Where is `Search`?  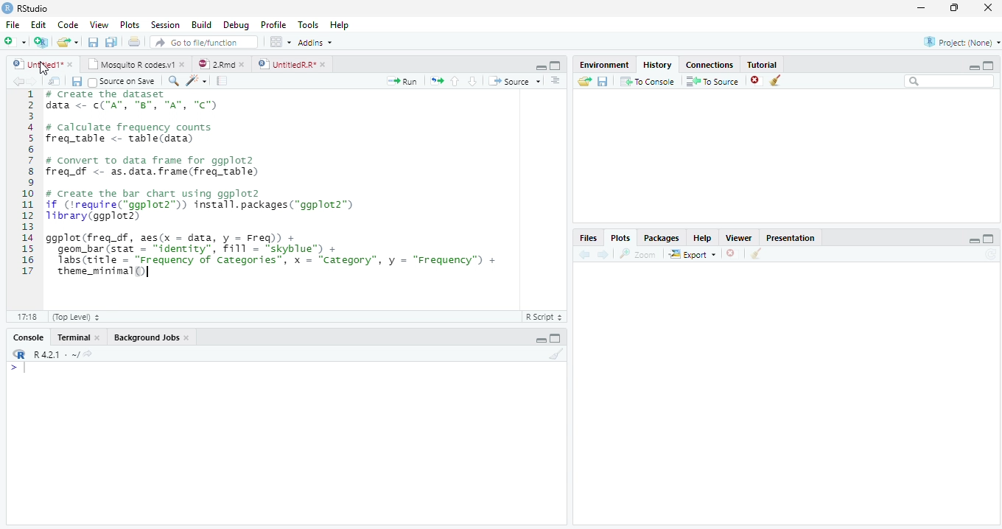 Search is located at coordinates (950, 83).